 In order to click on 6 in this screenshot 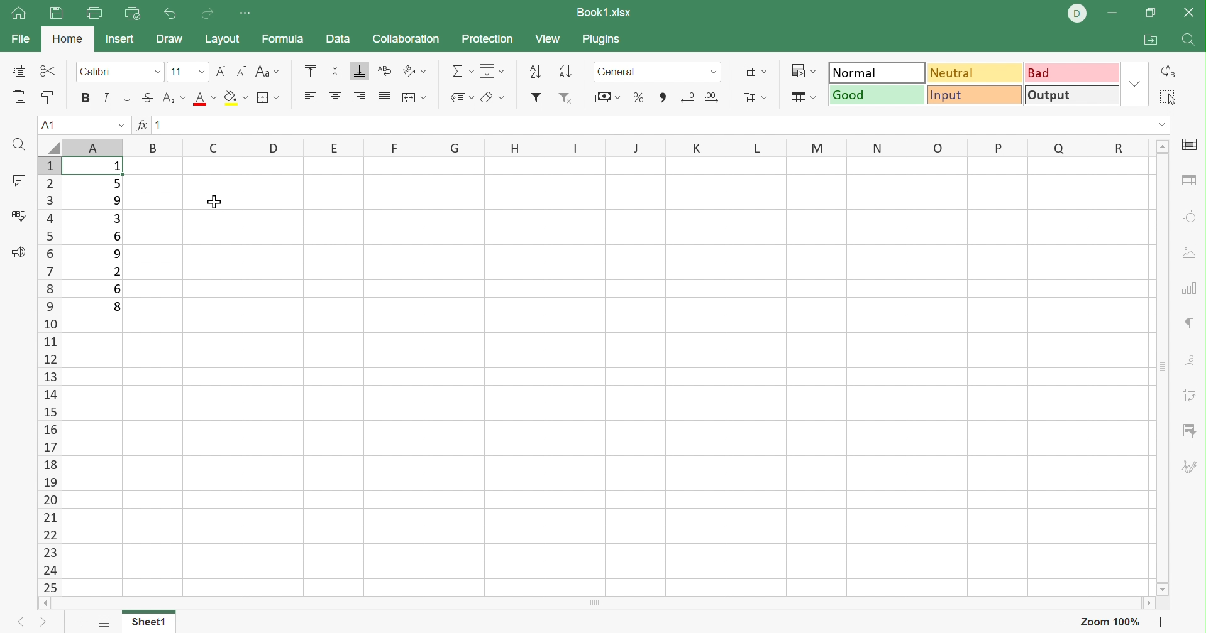, I will do `click(118, 237)`.